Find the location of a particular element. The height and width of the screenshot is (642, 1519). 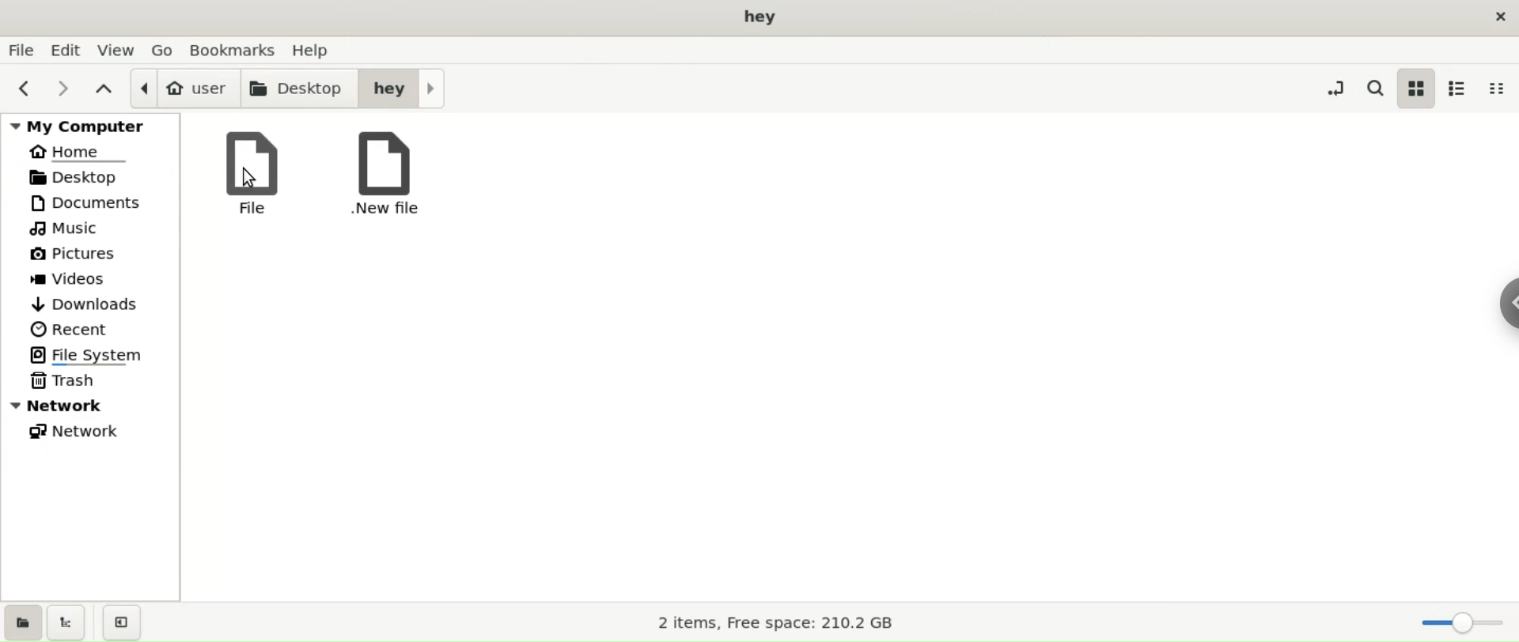

documetns is located at coordinates (90, 205).